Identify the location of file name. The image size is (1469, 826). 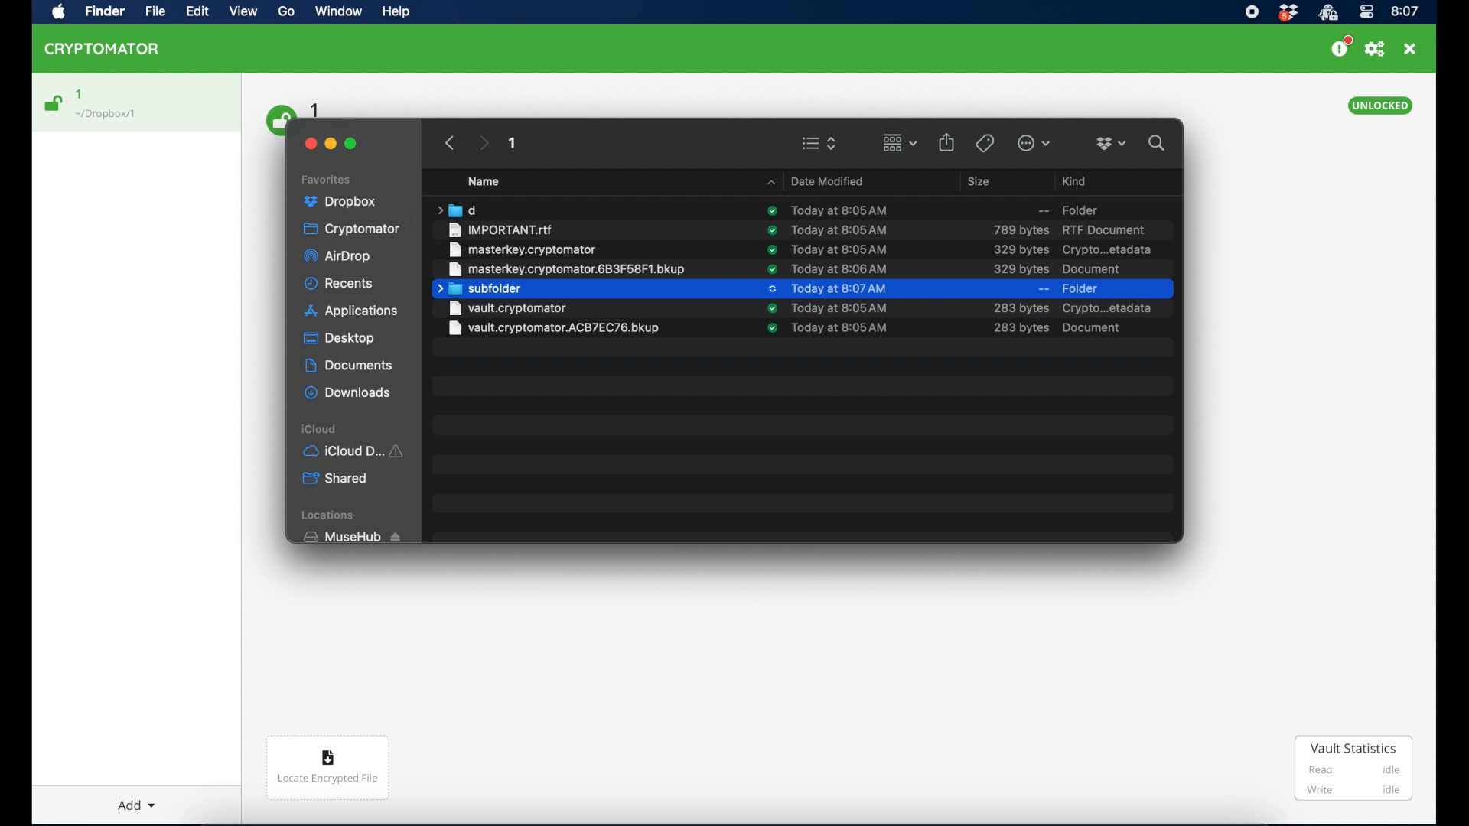
(557, 331).